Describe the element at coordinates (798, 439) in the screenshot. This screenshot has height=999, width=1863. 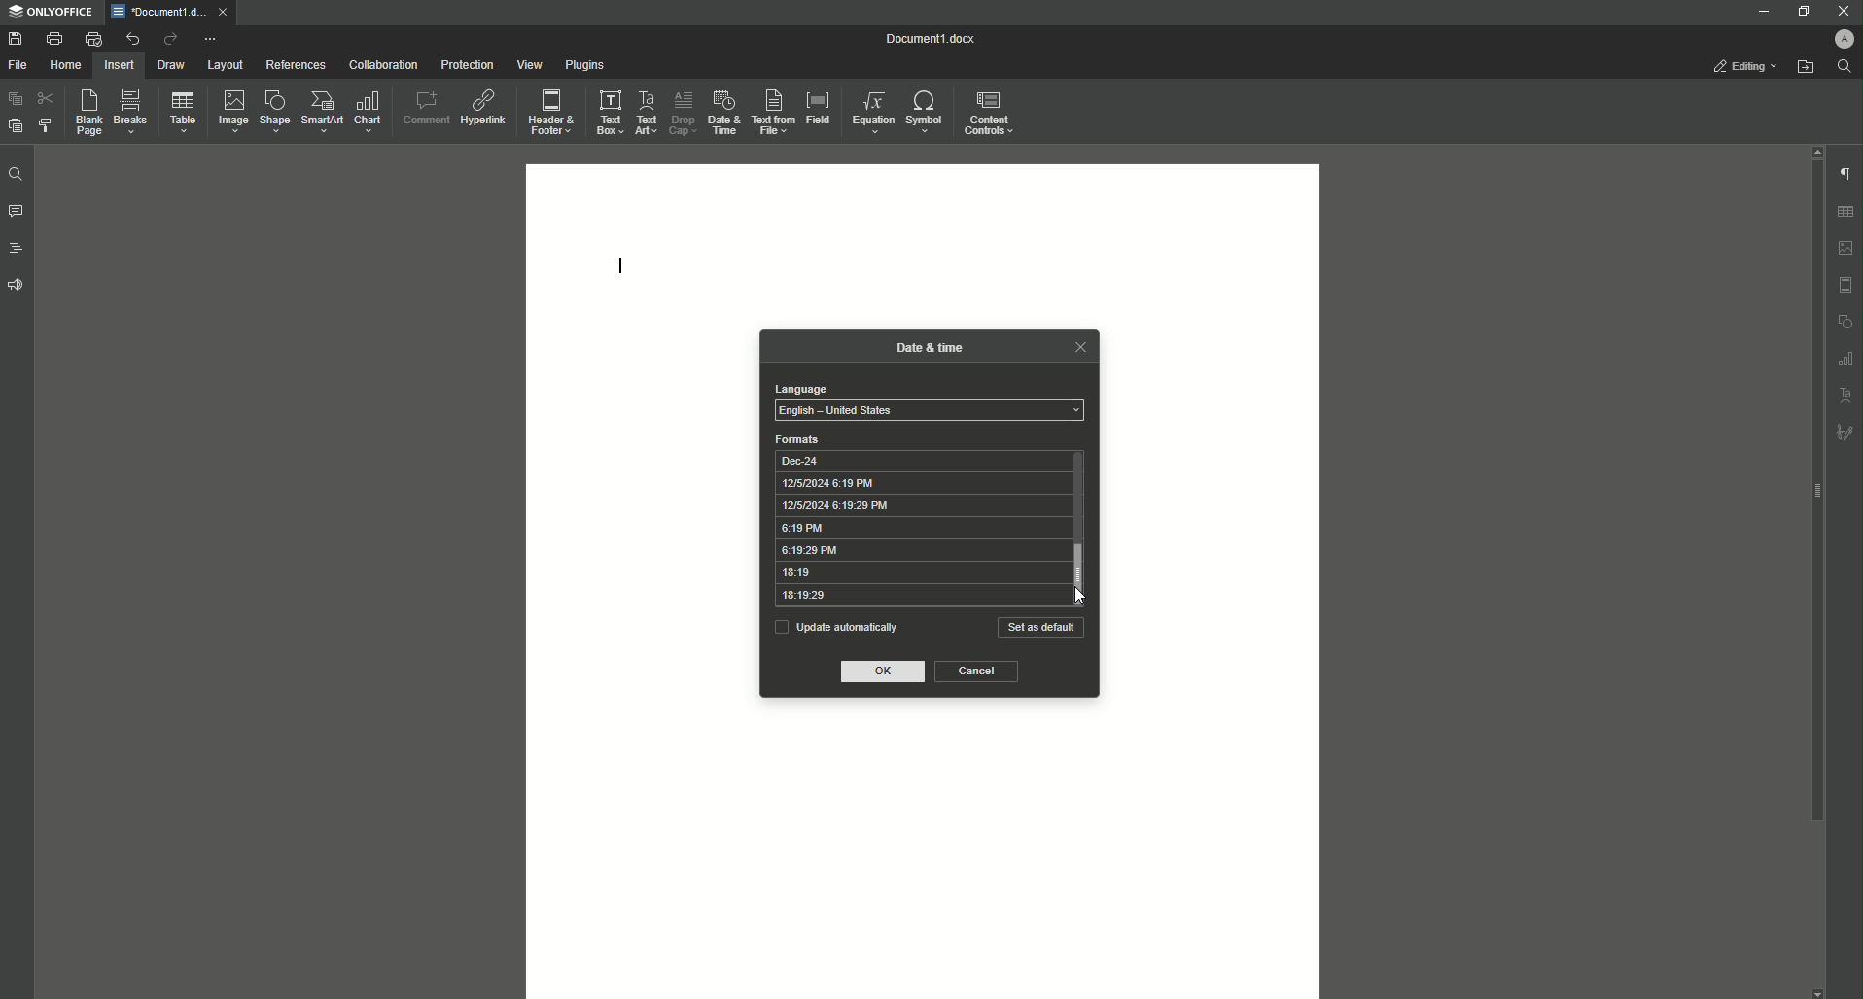
I see `formats` at that location.